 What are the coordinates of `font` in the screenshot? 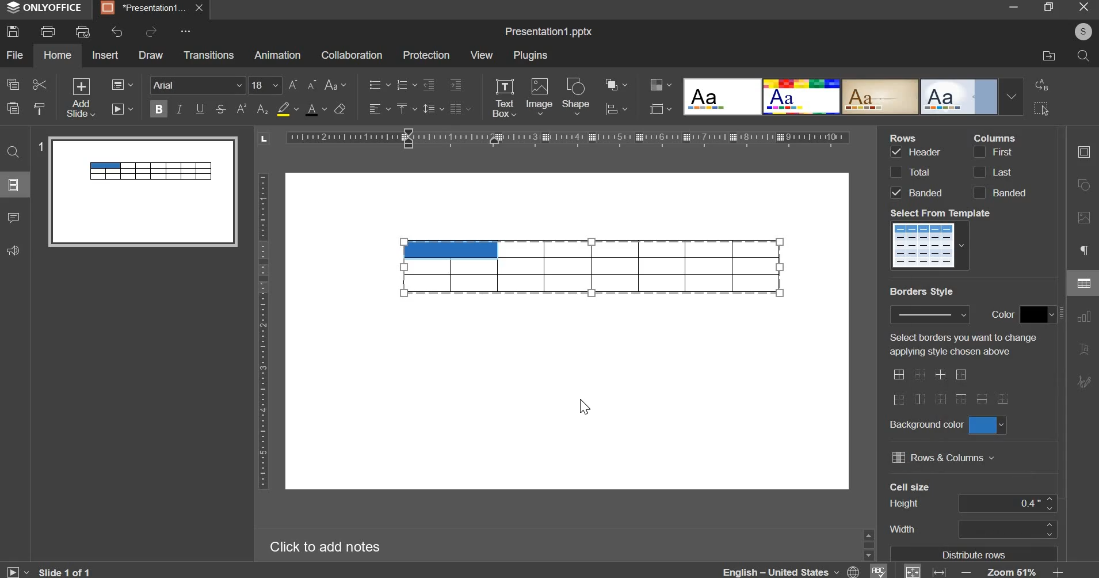 It's located at (199, 85).